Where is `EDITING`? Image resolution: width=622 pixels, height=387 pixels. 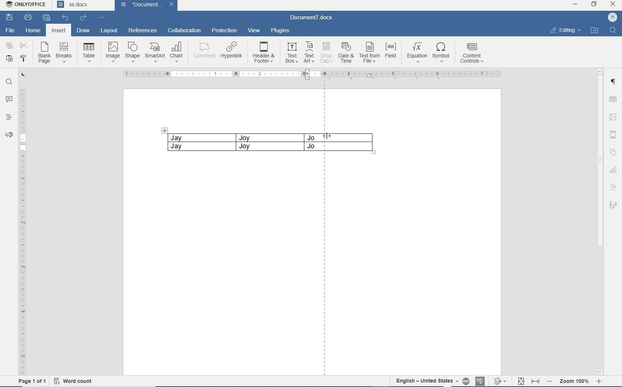
EDITING is located at coordinates (565, 31).